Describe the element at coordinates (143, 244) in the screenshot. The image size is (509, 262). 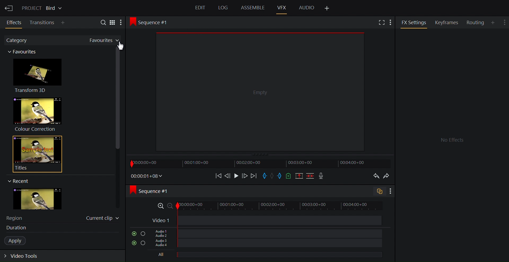
I see `Solo this track` at that location.